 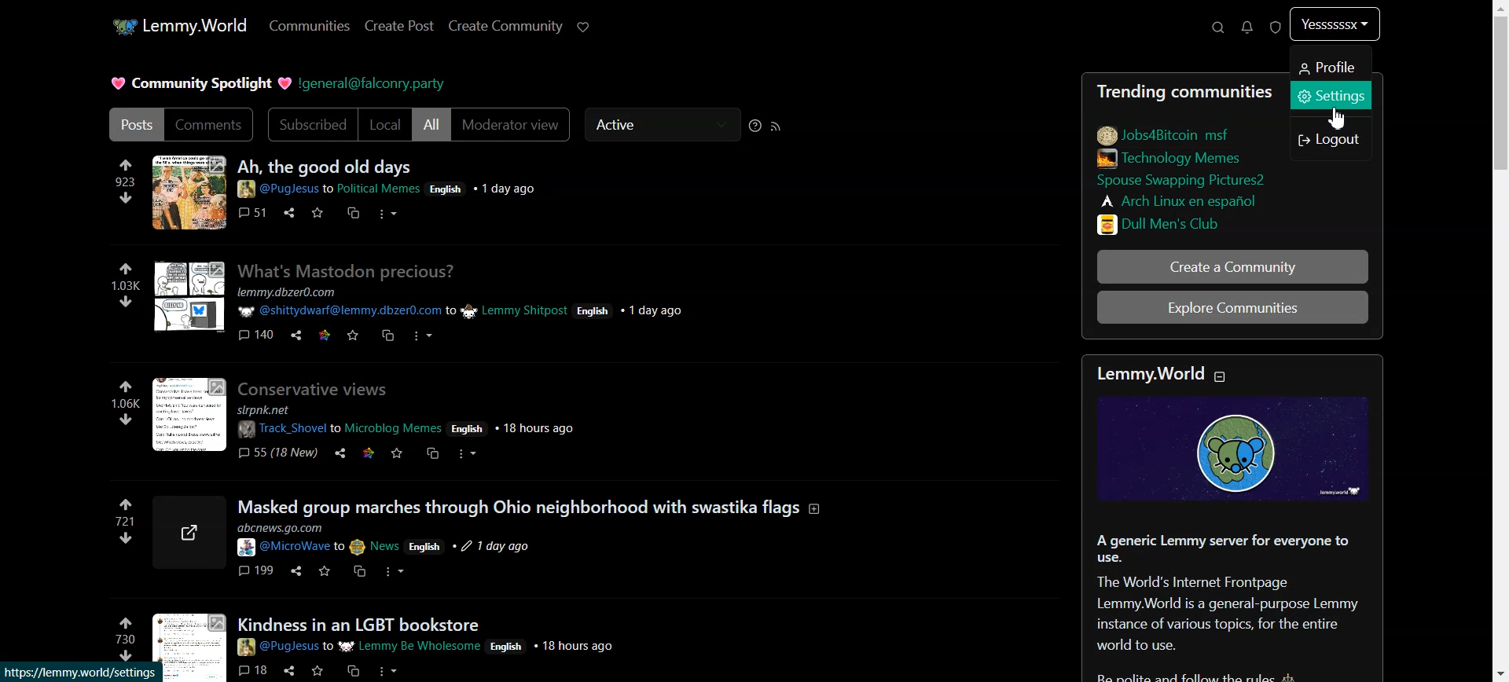 What do you see at coordinates (310, 124) in the screenshot?
I see `Subscribed` at bounding box center [310, 124].